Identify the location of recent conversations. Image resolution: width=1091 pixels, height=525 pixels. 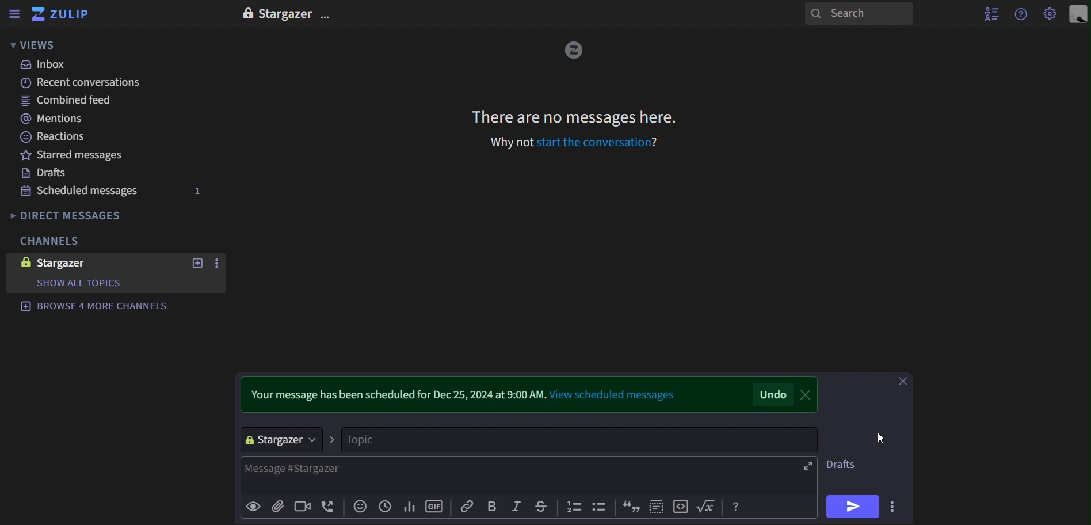
(83, 82).